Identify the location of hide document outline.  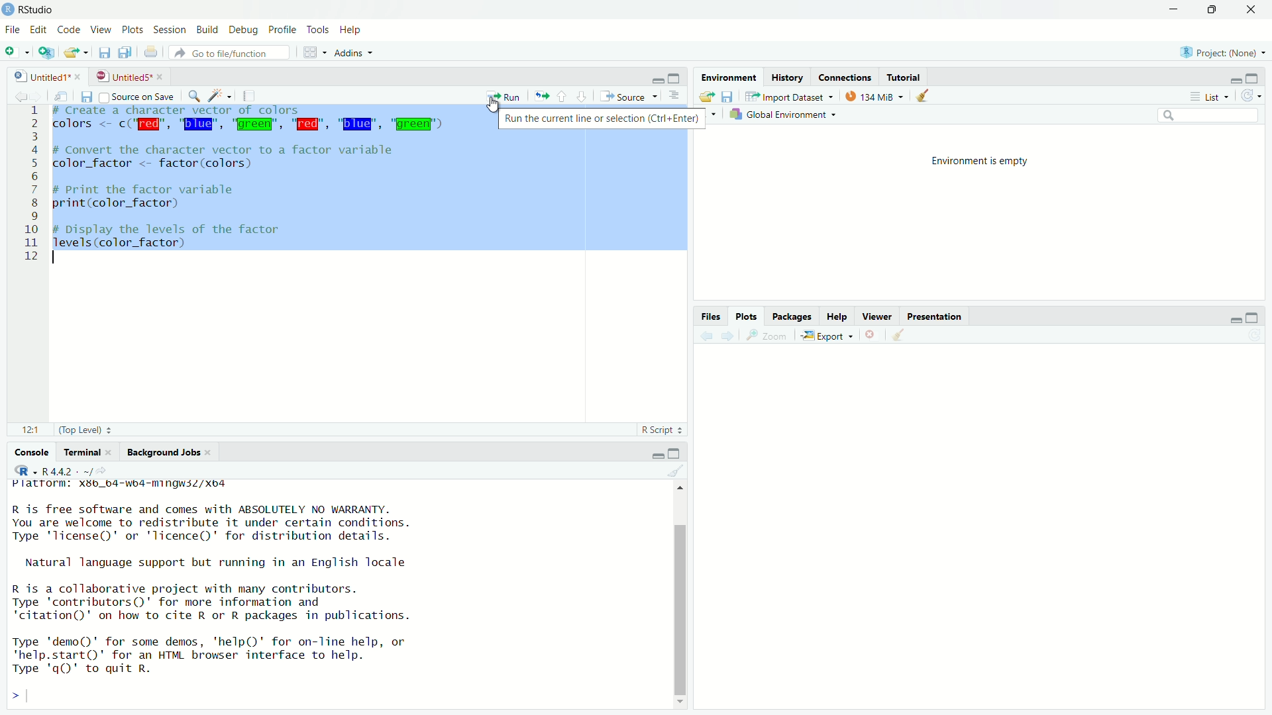
(674, 95).